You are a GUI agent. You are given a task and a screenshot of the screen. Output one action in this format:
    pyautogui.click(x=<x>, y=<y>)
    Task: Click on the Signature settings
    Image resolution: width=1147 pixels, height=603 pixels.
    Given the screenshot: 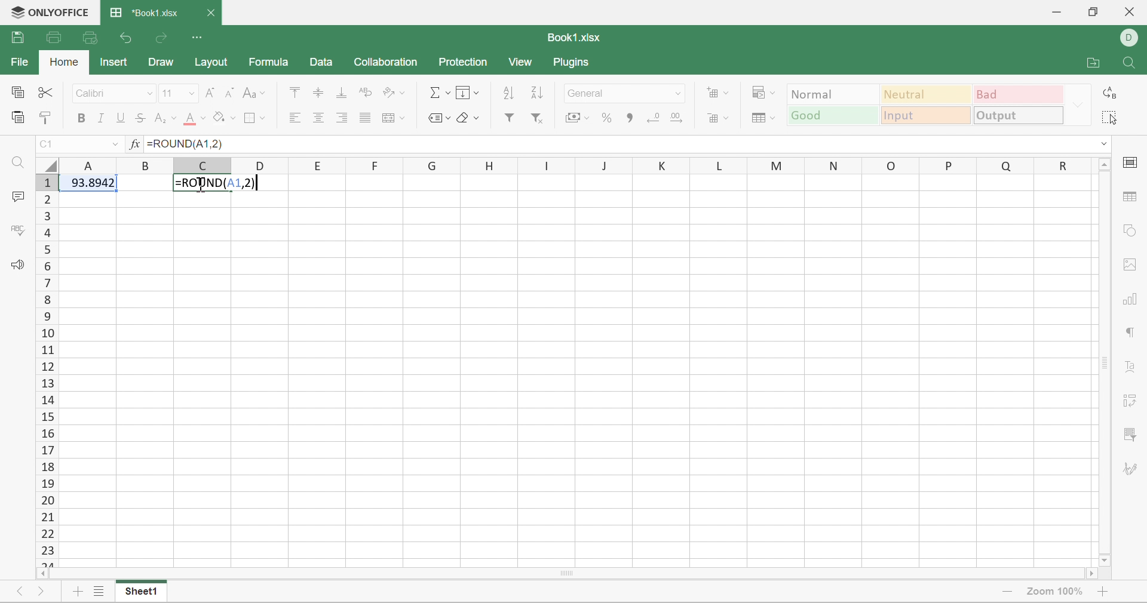 What is the action you would take?
    pyautogui.click(x=1132, y=470)
    